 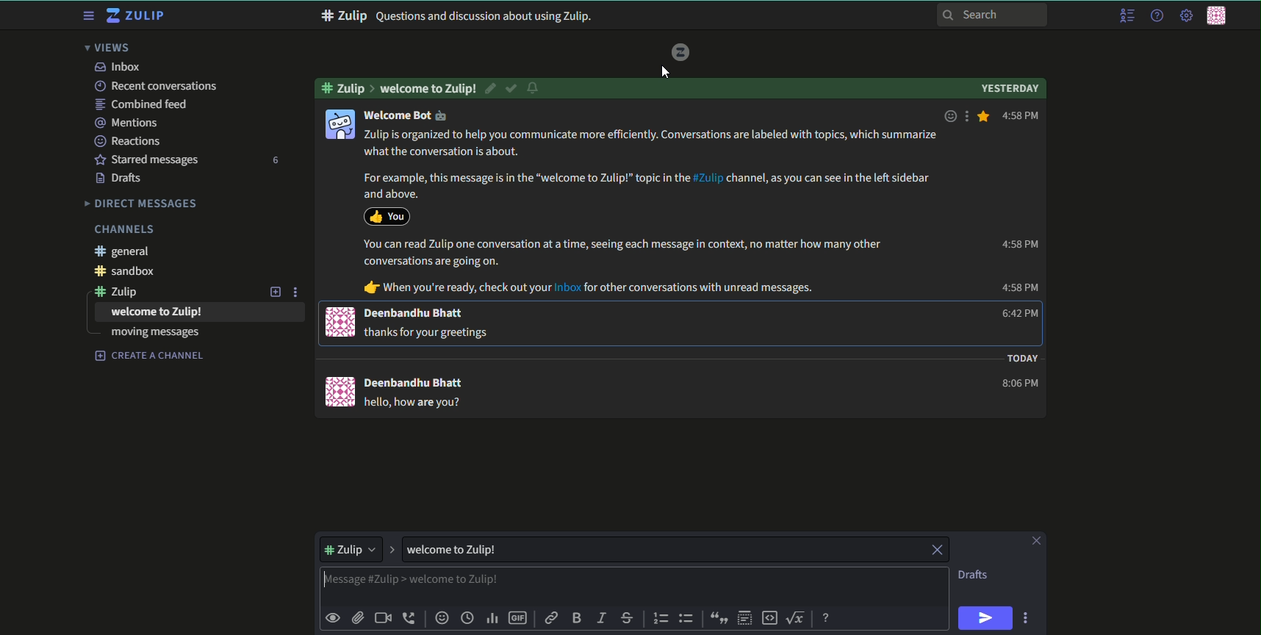 I want to click on You can read Zulip one conversation at a time, seeing each message in context, no matter how many other conversations are going on., so click(x=625, y=251).